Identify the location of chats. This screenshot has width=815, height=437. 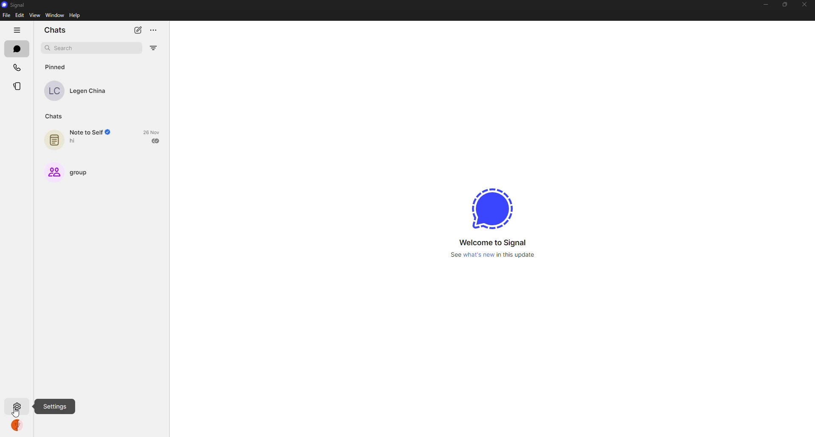
(55, 116).